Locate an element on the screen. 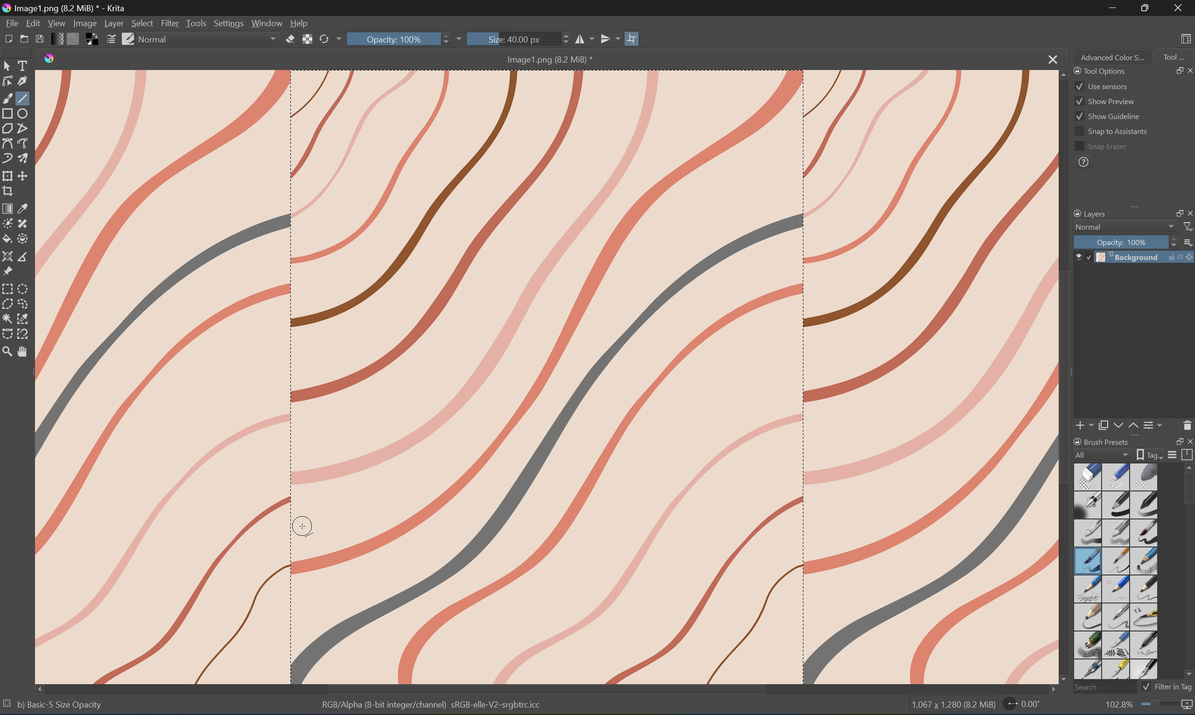  Layers is located at coordinates (1089, 212).